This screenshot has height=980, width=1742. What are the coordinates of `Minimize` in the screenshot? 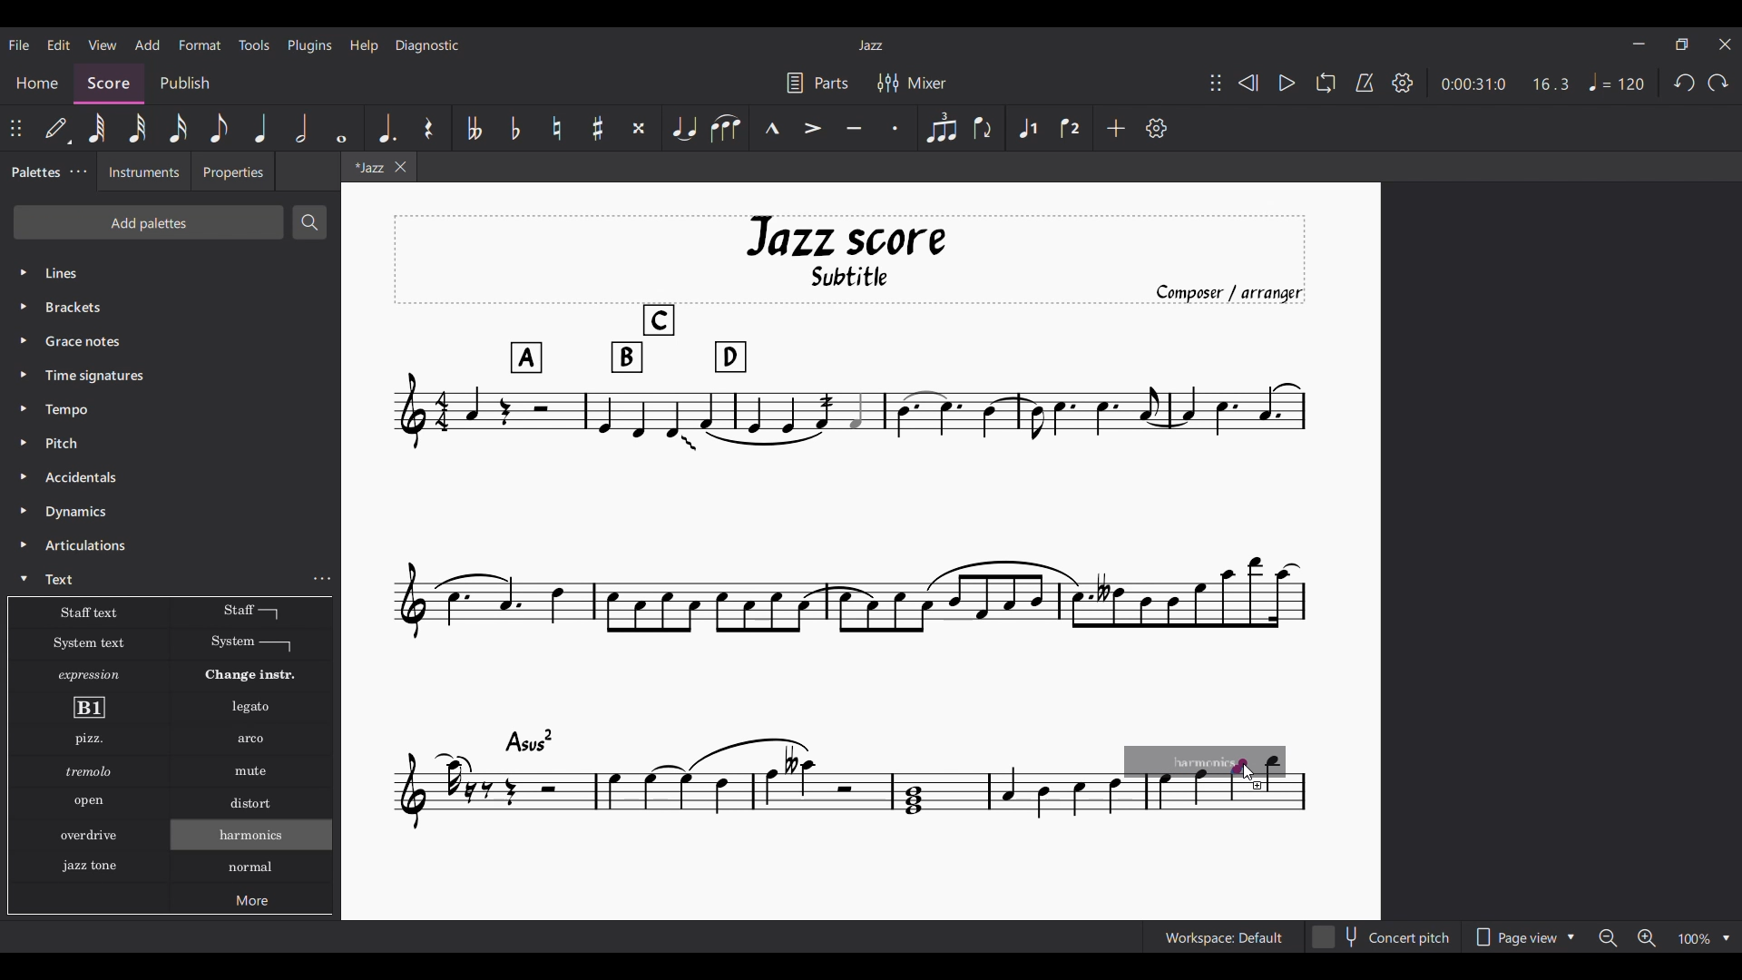 It's located at (1639, 44).